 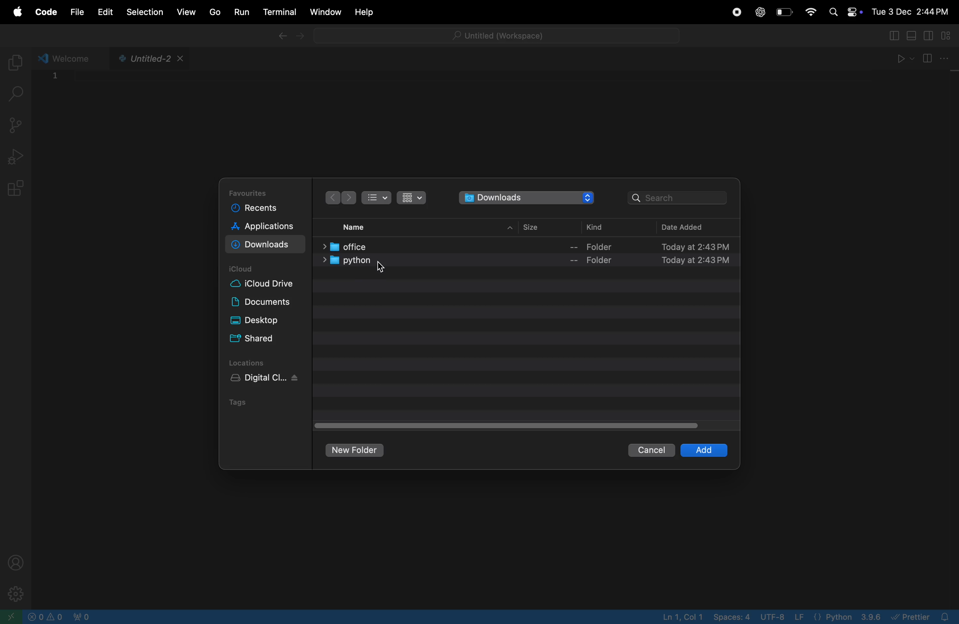 What do you see at coordinates (18, 189) in the screenshot?
I see `extensions` at bounding box center [18, 189].